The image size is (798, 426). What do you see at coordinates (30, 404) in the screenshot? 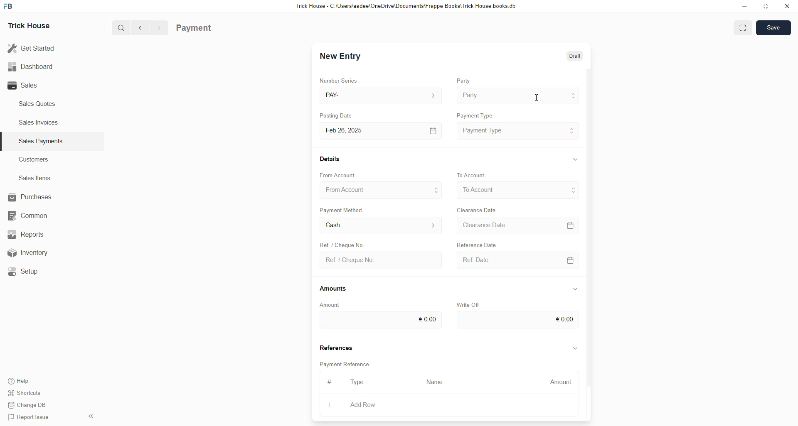
I see `Change DB` at bounding box center [30, 404].